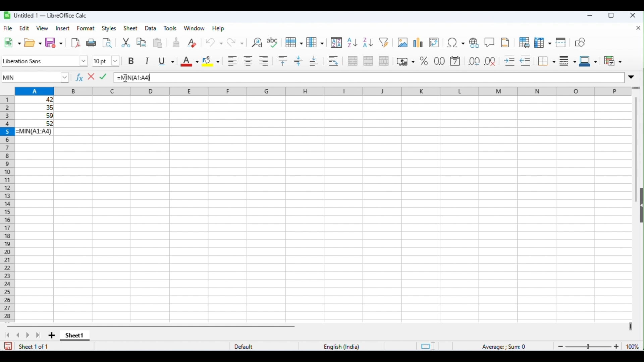 This screenshot has width=644, height=362. I want to click on border, so click(546, 61).